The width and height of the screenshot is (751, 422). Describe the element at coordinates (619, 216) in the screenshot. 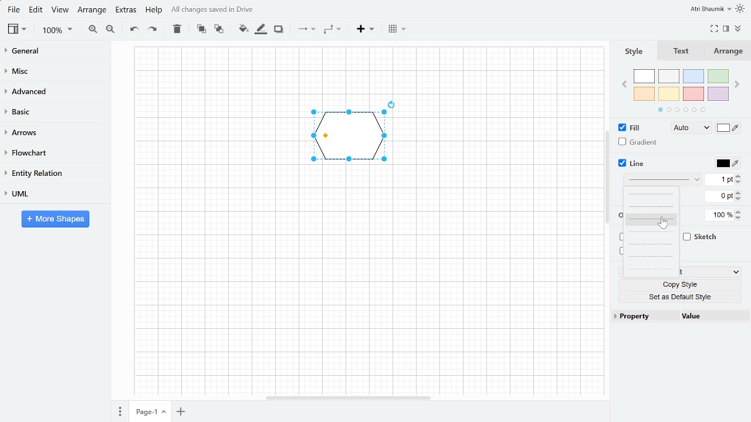

I see `Opacity` at that location.